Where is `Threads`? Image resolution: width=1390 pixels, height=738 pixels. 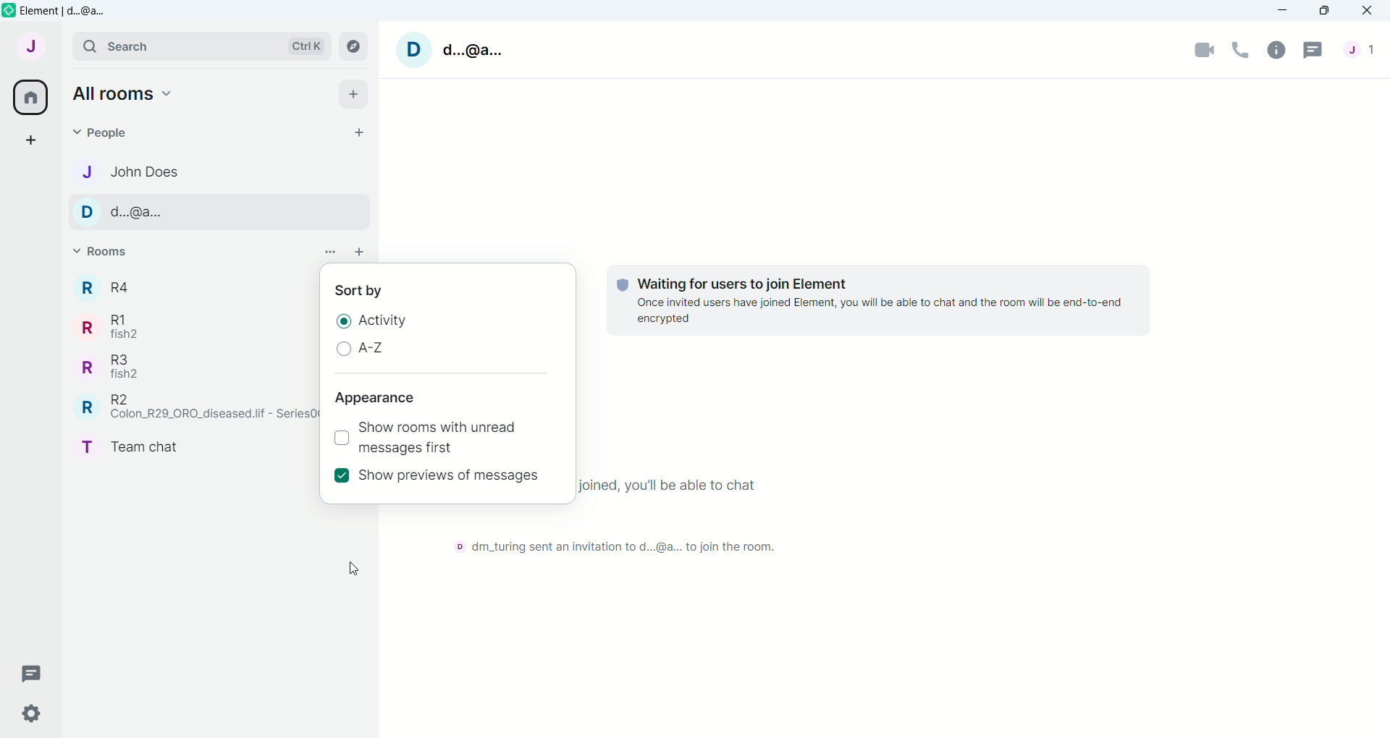
Threads is located at coordinates (25, 676).